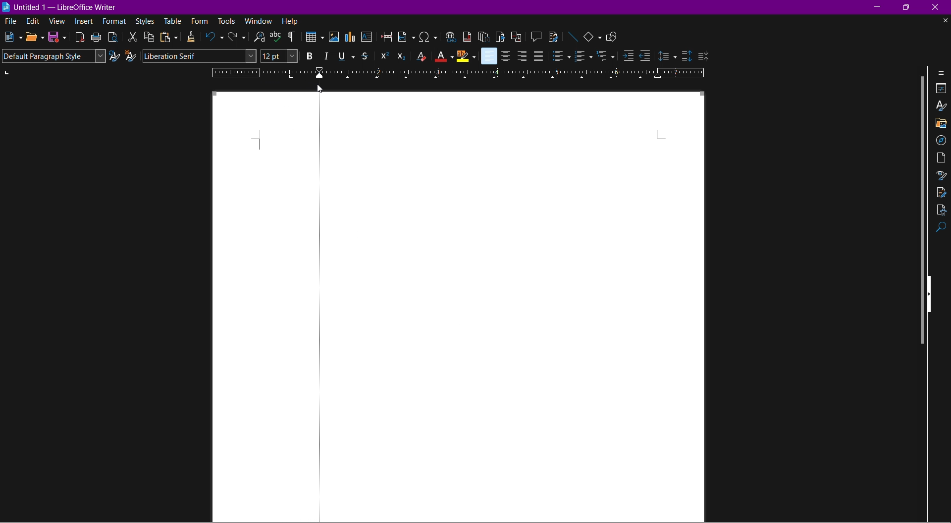 The image size is (951, 523). What do you see at coordinates (80, 37) in the screenshot?
I see `Export as PDF` at bounding box center [80, 37].